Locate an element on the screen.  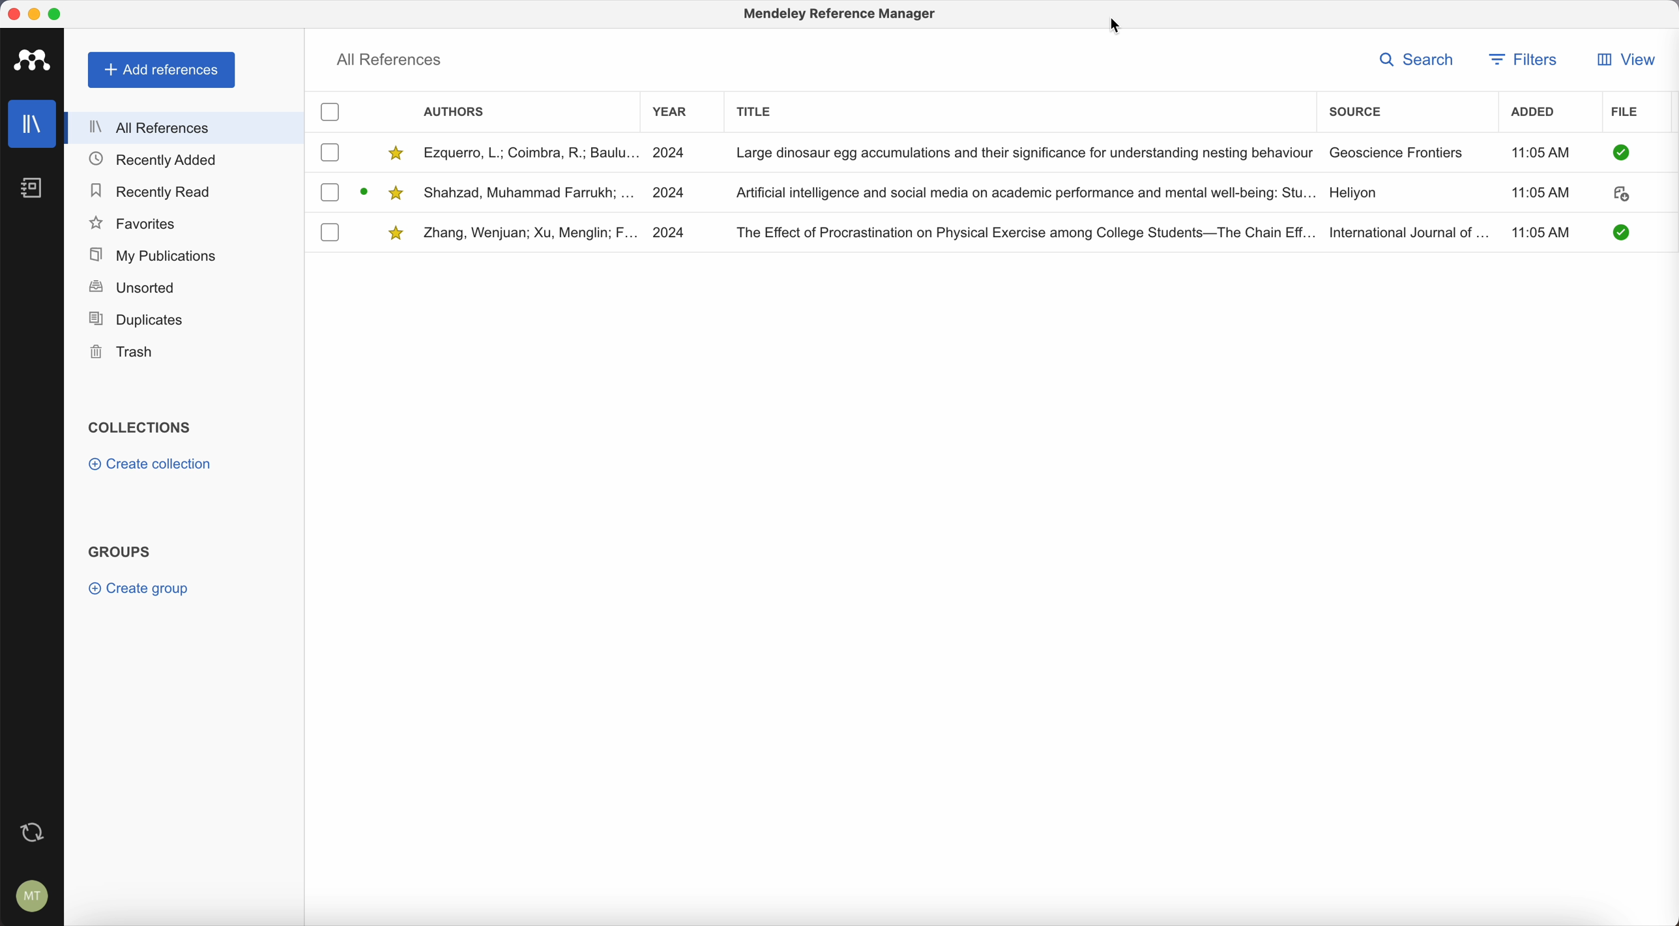
Artificial Intelligence and social media on academic performance and mental well-being is located at coordinates (1025, 193).